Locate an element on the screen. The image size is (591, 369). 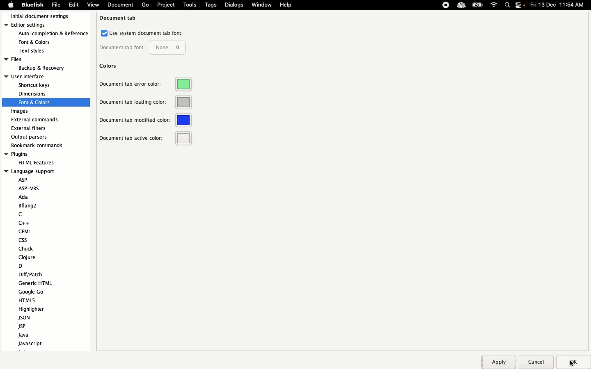
Scroll  is located at coordinates (87, 137).